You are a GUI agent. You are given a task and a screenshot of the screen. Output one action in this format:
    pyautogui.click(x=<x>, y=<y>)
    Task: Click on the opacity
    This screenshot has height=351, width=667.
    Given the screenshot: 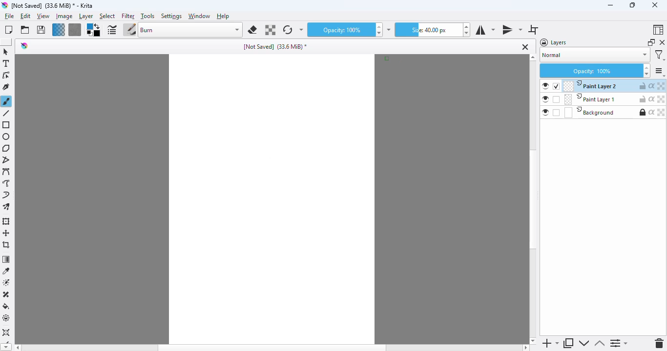 What is the action you would take?
    pyautogui.click(x=339, y=30)
    